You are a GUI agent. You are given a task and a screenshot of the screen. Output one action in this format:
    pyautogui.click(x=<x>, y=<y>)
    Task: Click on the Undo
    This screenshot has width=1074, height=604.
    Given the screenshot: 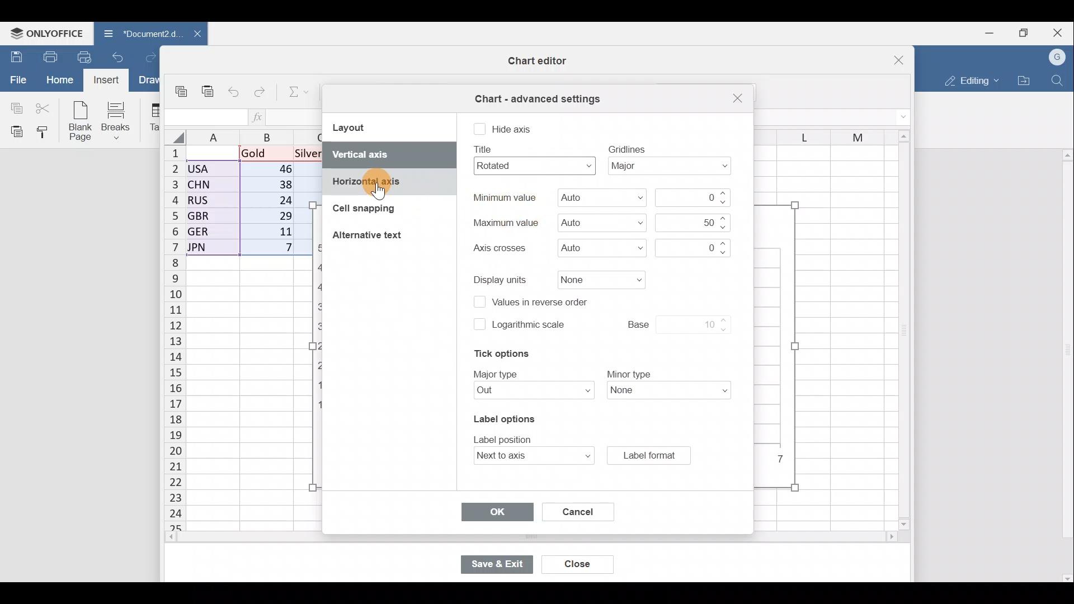 What is the action you would take?
    pyautogui.click(x=118, y=56)
    